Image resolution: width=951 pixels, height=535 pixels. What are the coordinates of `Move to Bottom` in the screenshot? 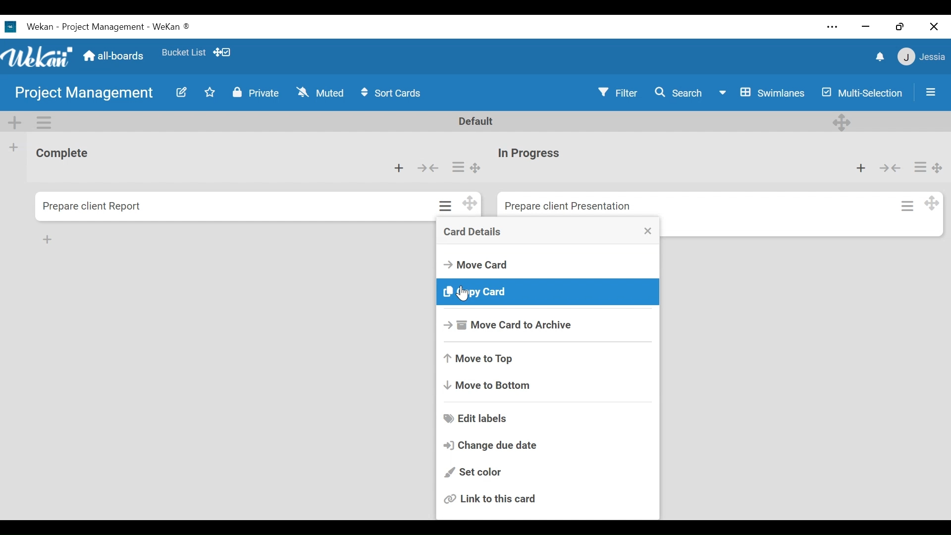 It's located at (489, 385).